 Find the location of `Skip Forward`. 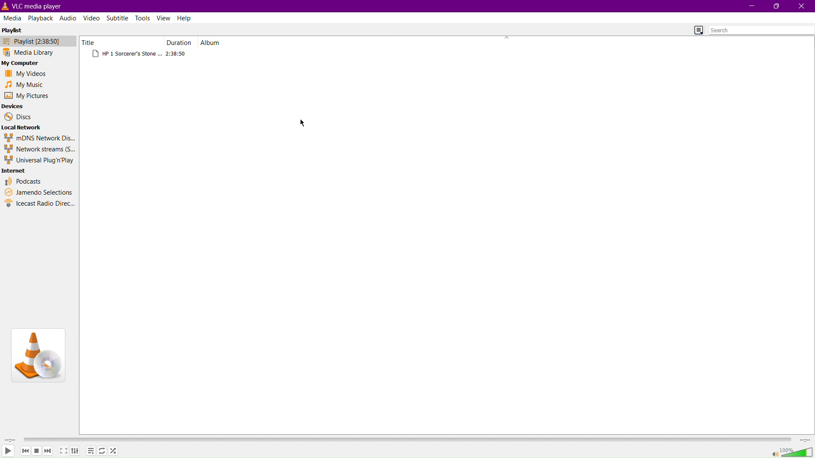

Skip Forward is located at coordinates (48, 451).